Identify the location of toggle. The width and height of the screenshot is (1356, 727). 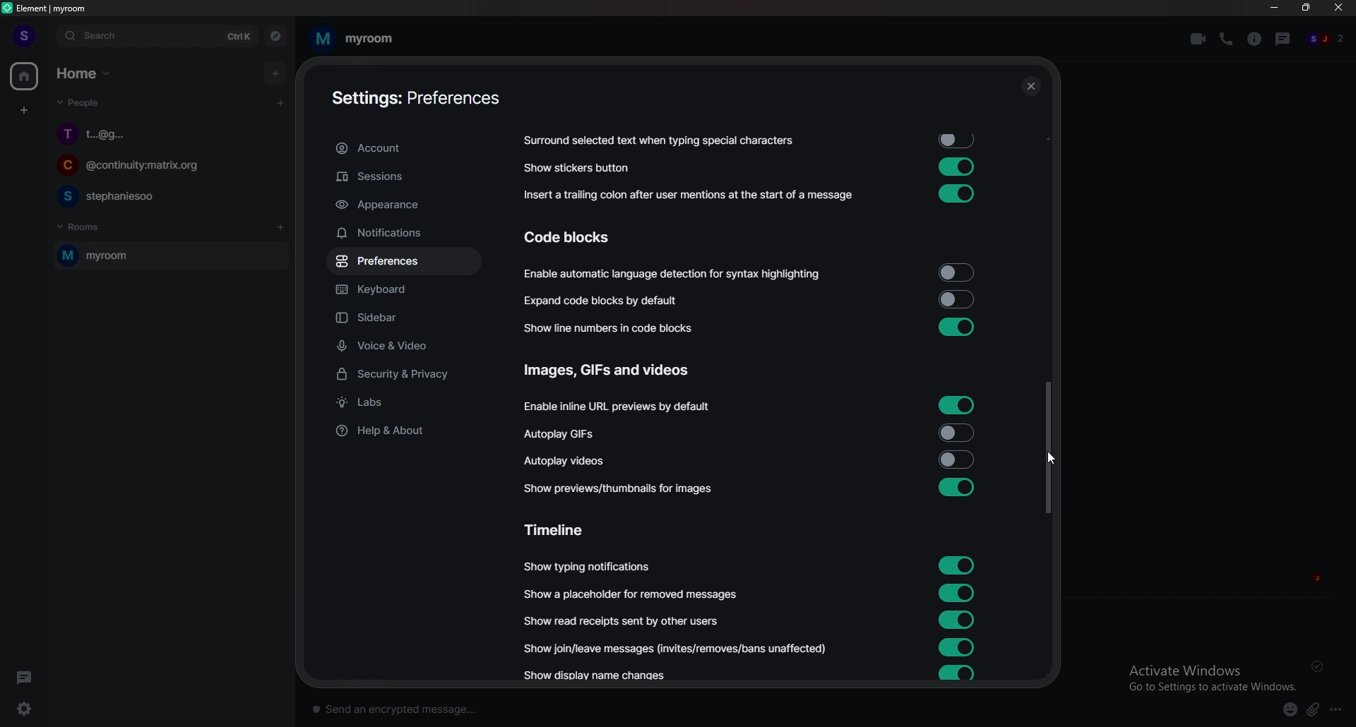
(958, 673).